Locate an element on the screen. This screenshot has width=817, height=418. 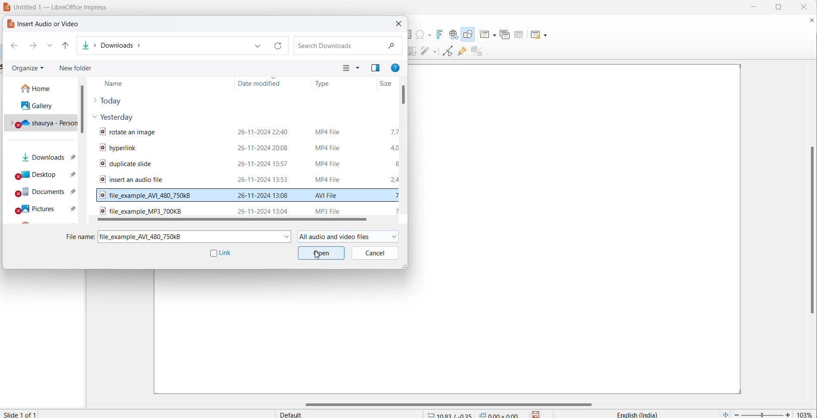
insert fontwork text is located at coordinates (442, 35).